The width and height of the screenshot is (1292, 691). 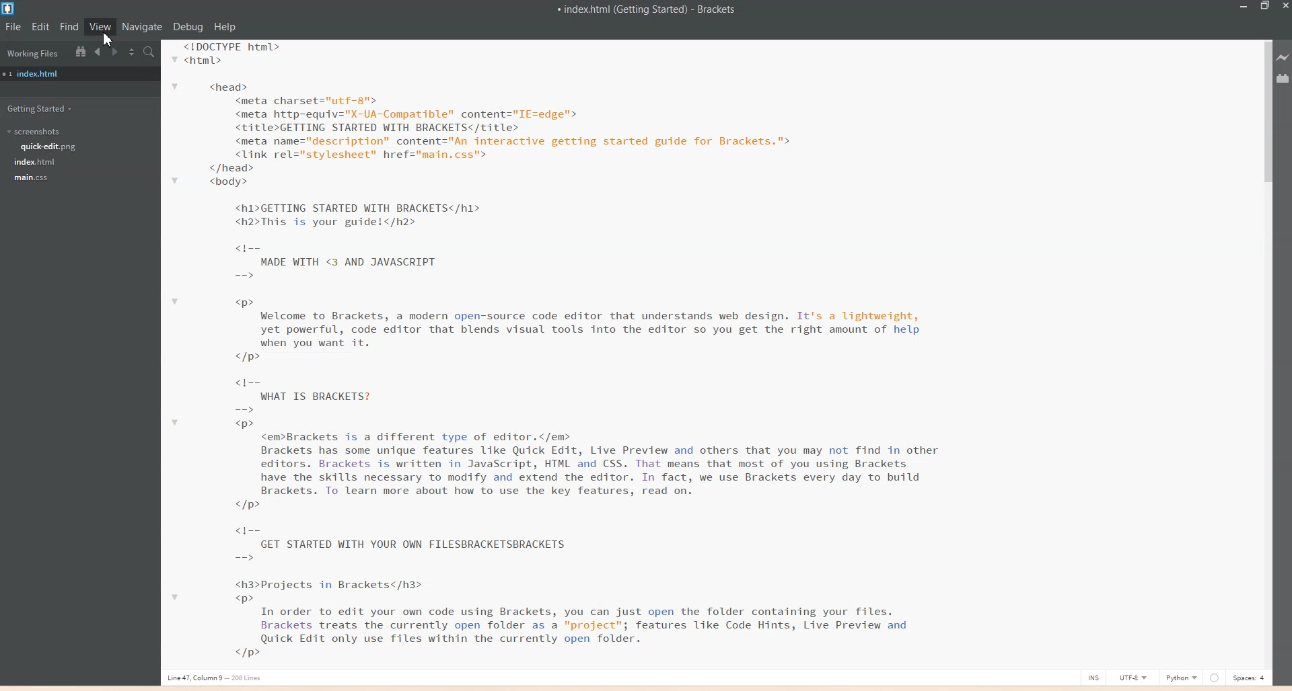 I want to click on Logo, so click(x=9, y=9).